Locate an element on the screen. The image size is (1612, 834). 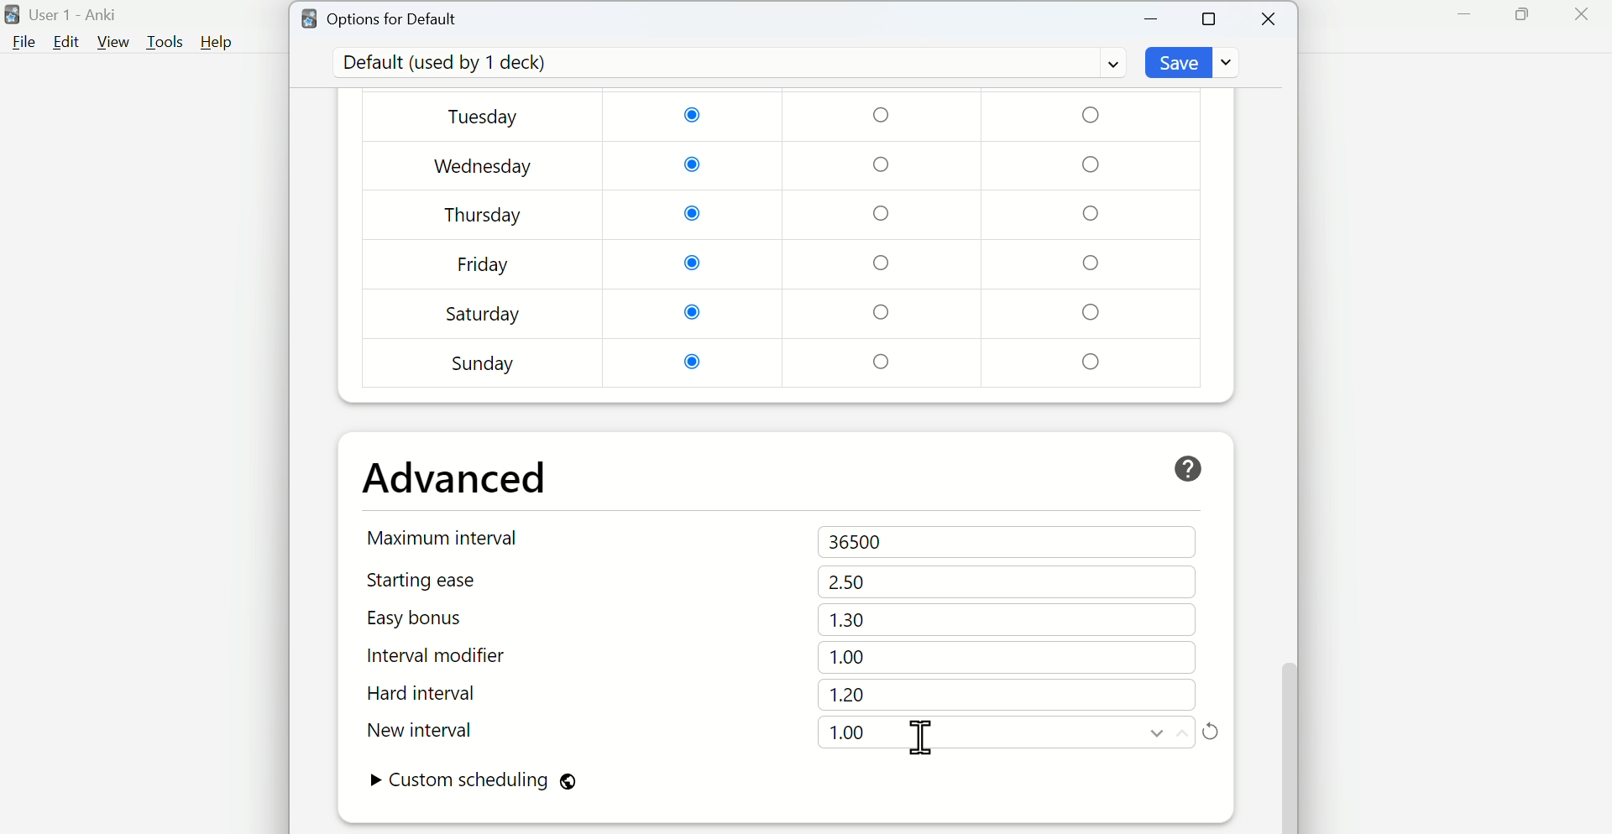
Minimize is located at coordinates (1152, 19).